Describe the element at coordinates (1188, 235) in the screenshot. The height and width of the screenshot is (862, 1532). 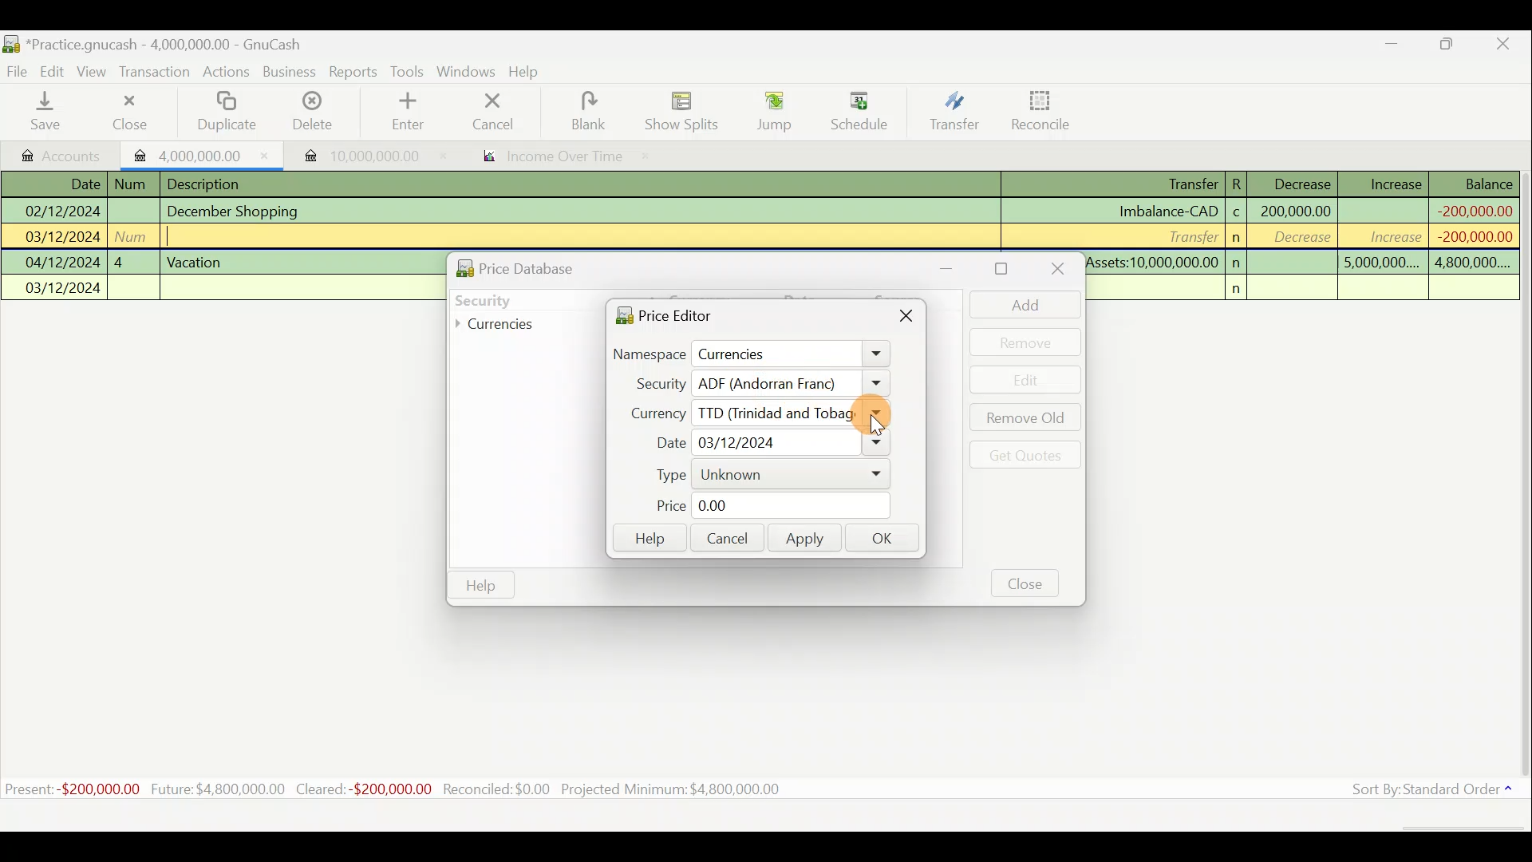
I see `Transfer` at that location.